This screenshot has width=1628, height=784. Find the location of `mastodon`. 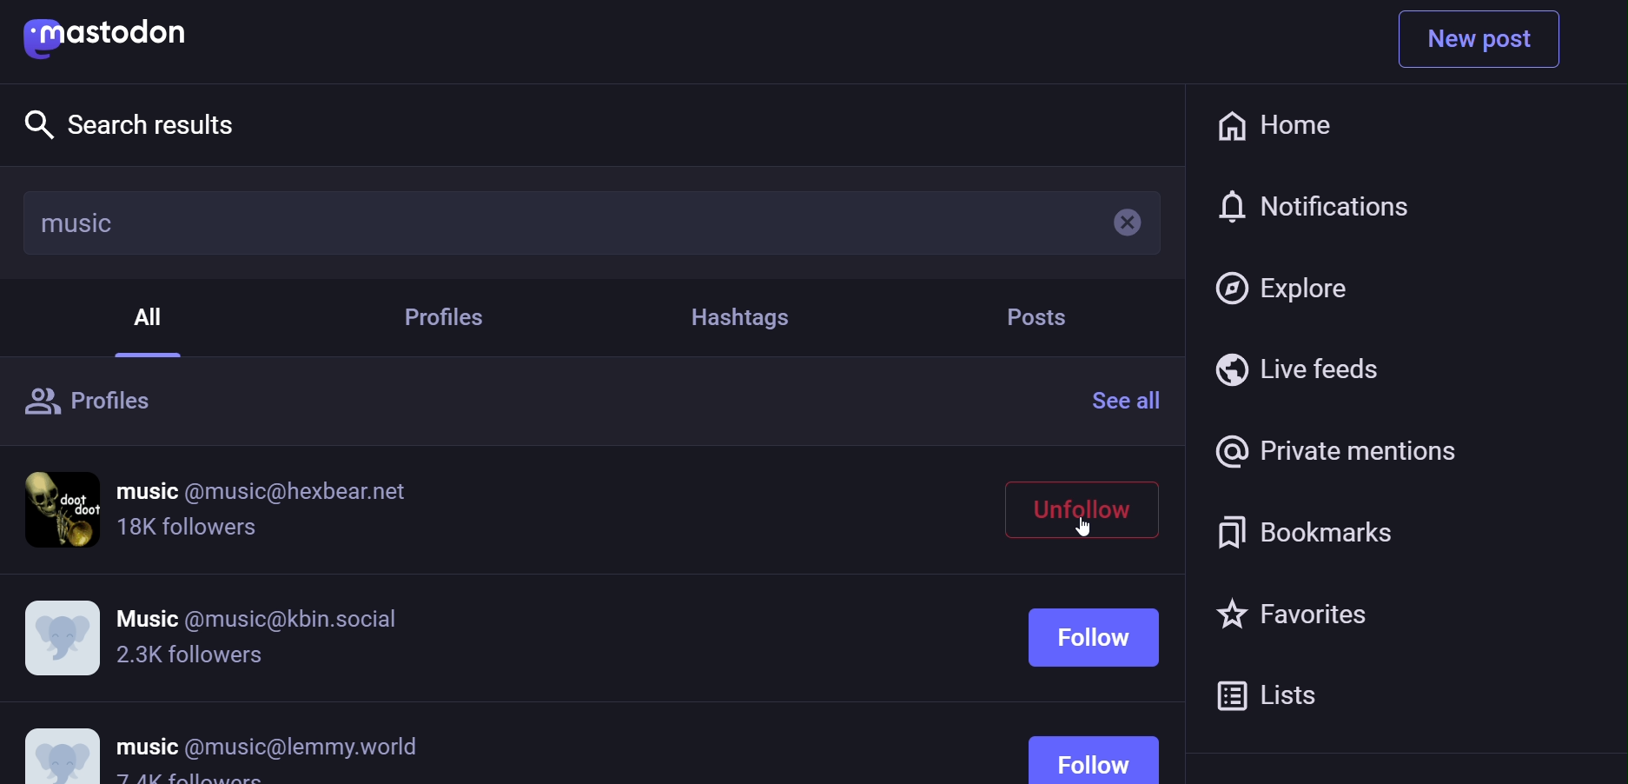

mastodon is located at coordinates (114, 34).